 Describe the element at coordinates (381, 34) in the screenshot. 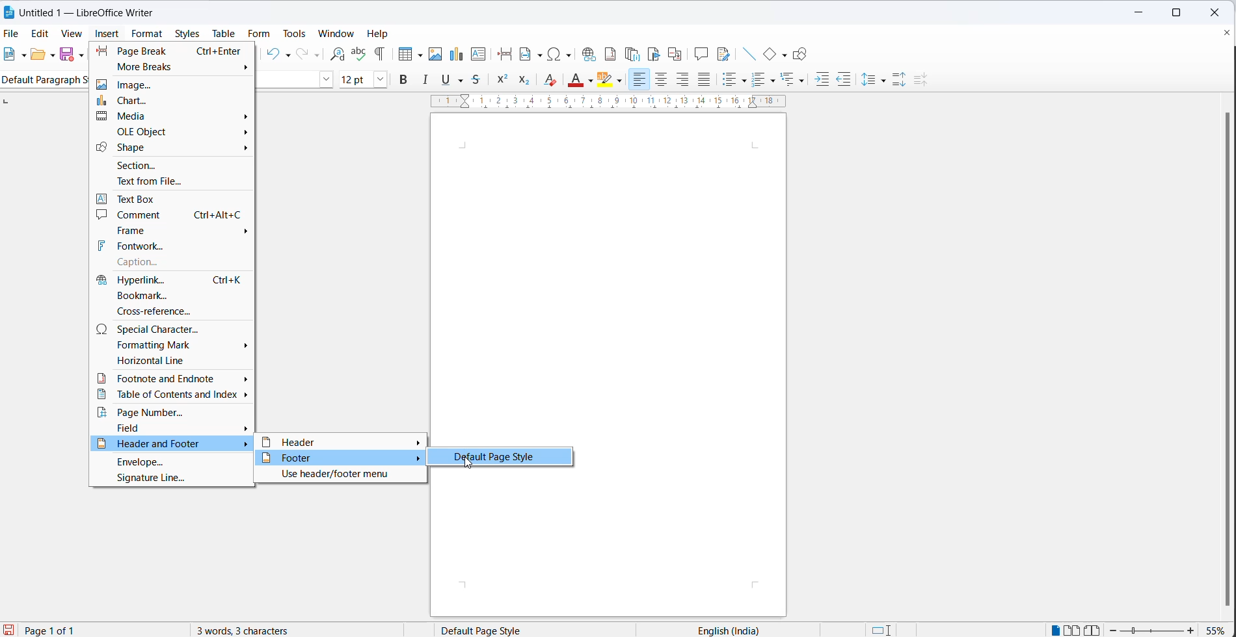

I see `help ` at that location.